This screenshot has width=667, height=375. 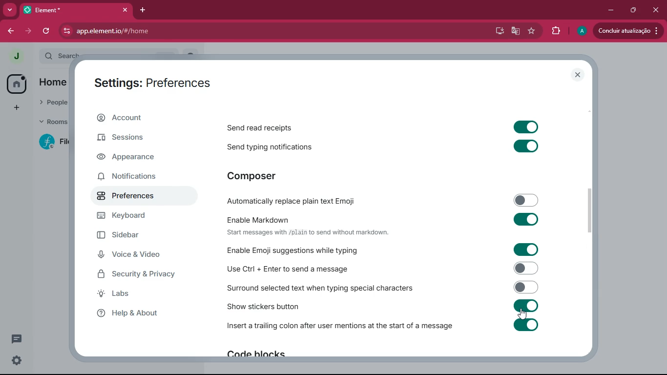 What do you see at coordinates (61, 55) in the screenshot?
I see `search ctrl` at bounding box center [61, 55].